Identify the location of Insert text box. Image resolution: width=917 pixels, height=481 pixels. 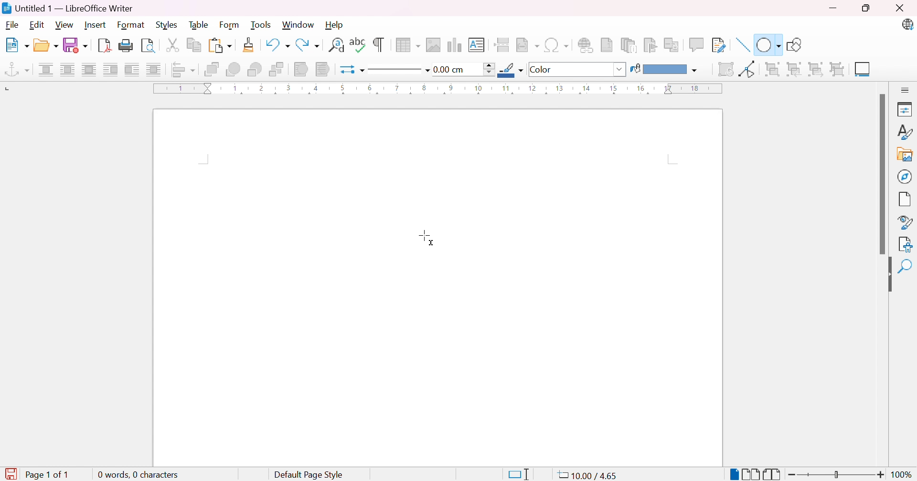
(476, 45).